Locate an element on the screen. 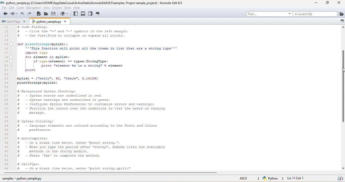 Image resolution: width=345 pixels, height=182 pixels. back is located at coordinates (5, 14).